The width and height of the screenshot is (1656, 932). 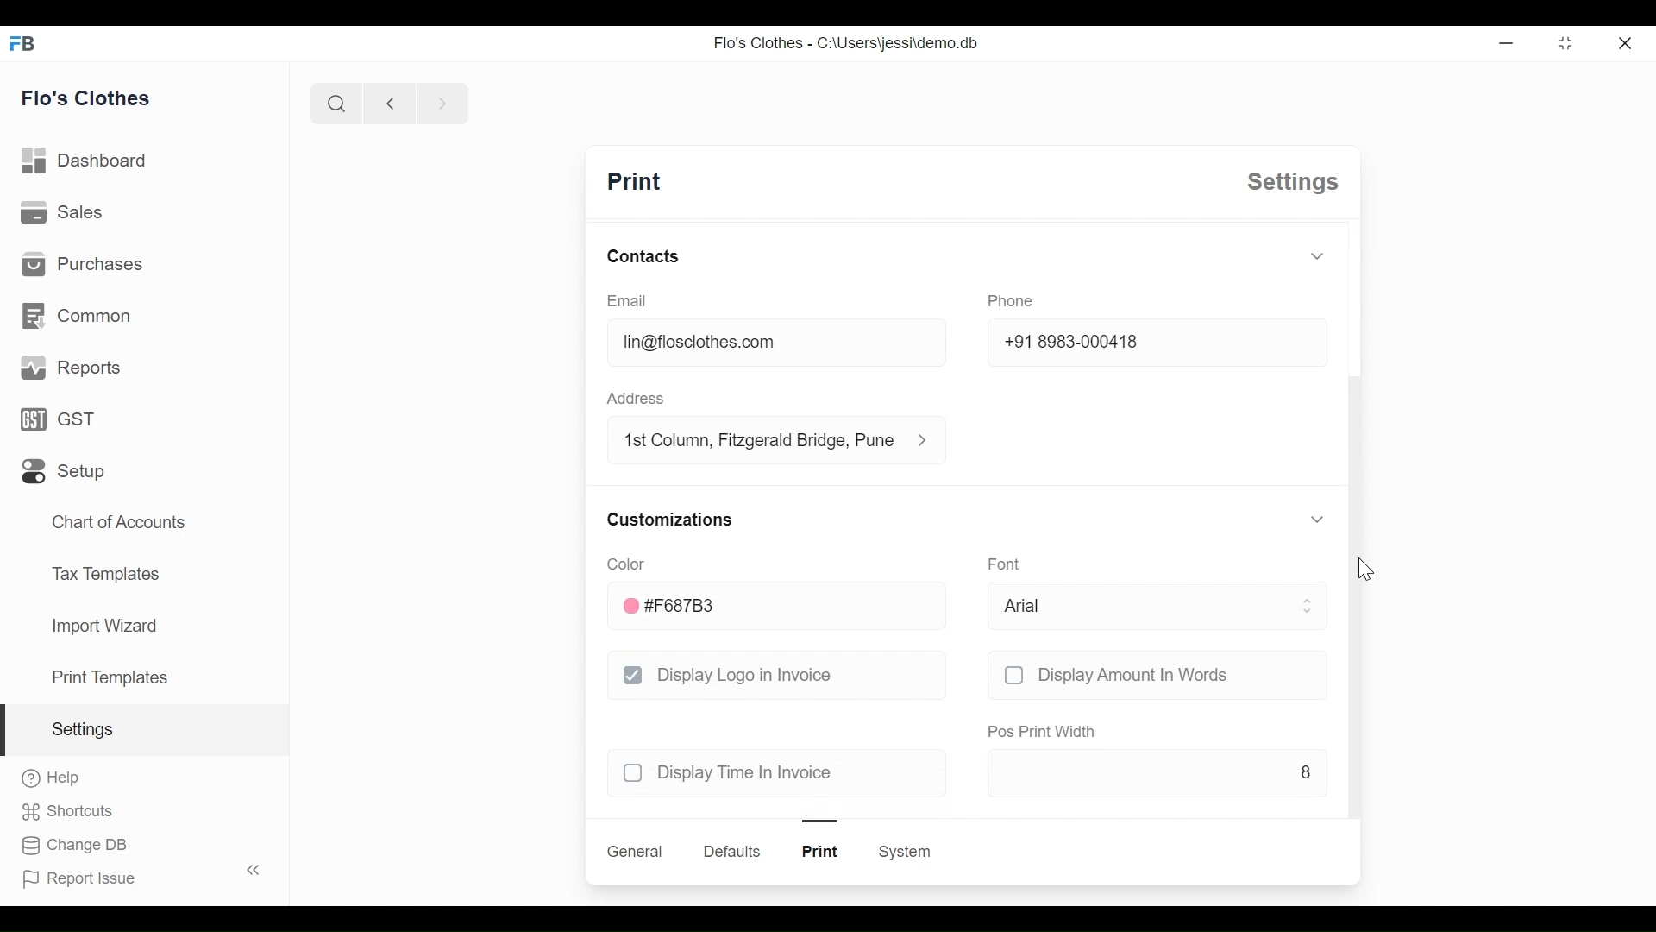 I want to click on checkbox, so click(x=634, y=675).